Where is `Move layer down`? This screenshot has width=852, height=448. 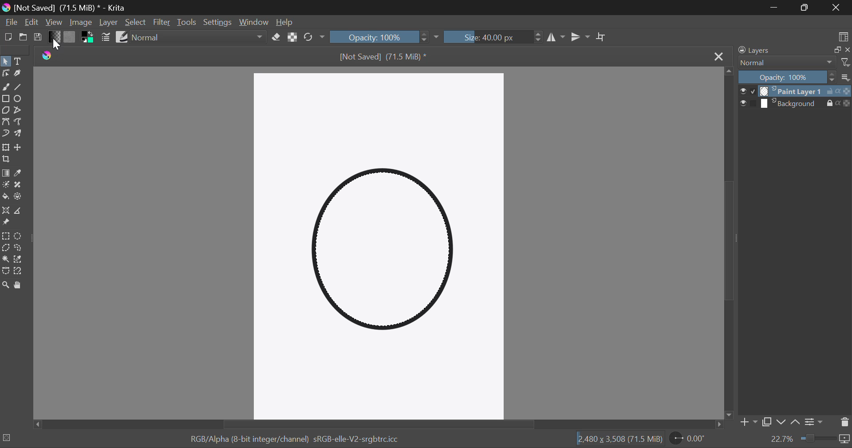 Move layer down is located at coordinates (781, 423).